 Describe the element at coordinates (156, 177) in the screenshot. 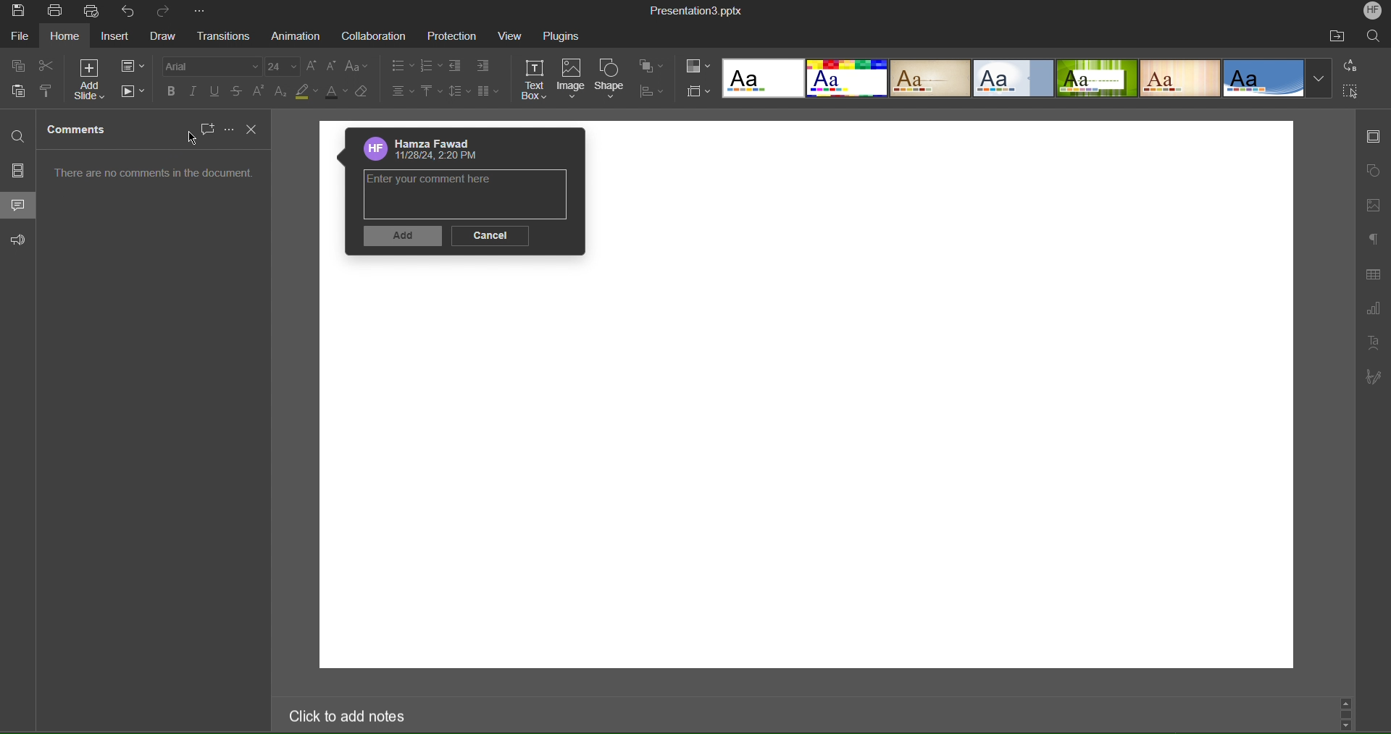

I see `There are no comments in the document` at that location.